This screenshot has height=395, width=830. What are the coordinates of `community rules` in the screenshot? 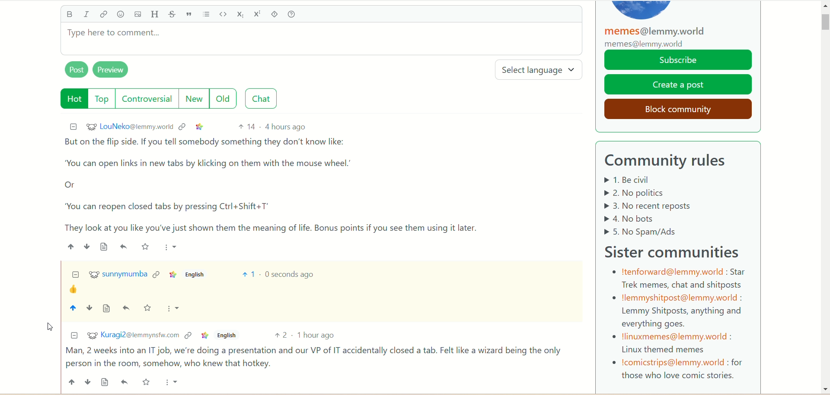 It's located at (671, 161).